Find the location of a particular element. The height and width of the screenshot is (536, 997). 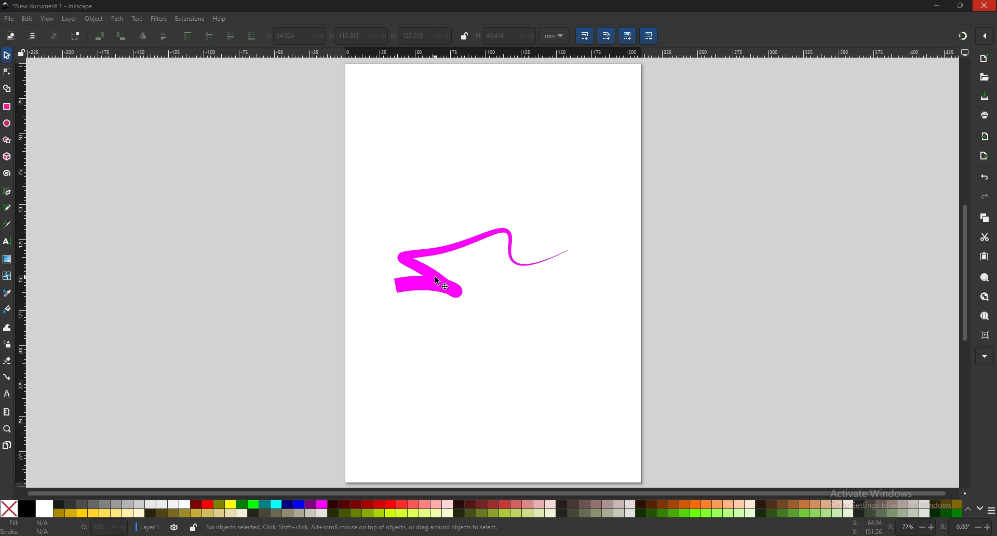

opacity is located at coordinates (104, 528).